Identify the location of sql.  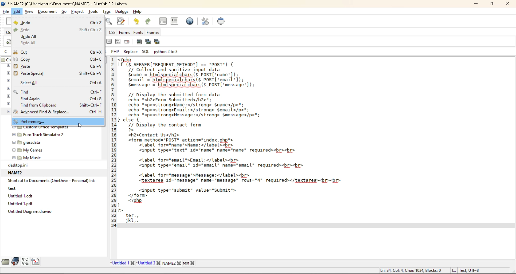
(146, 51).